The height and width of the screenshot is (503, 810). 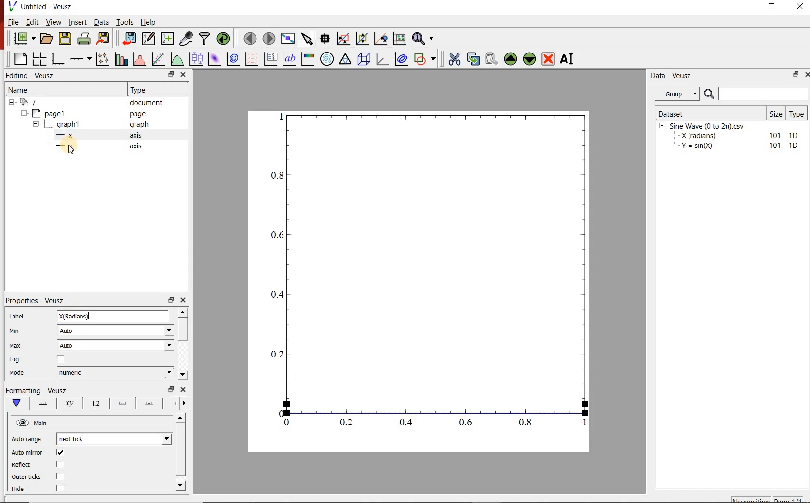 What do you see at coordinates (772, 7) in the screenshot?
I see `Maximize` at bounding box center [772, 7].